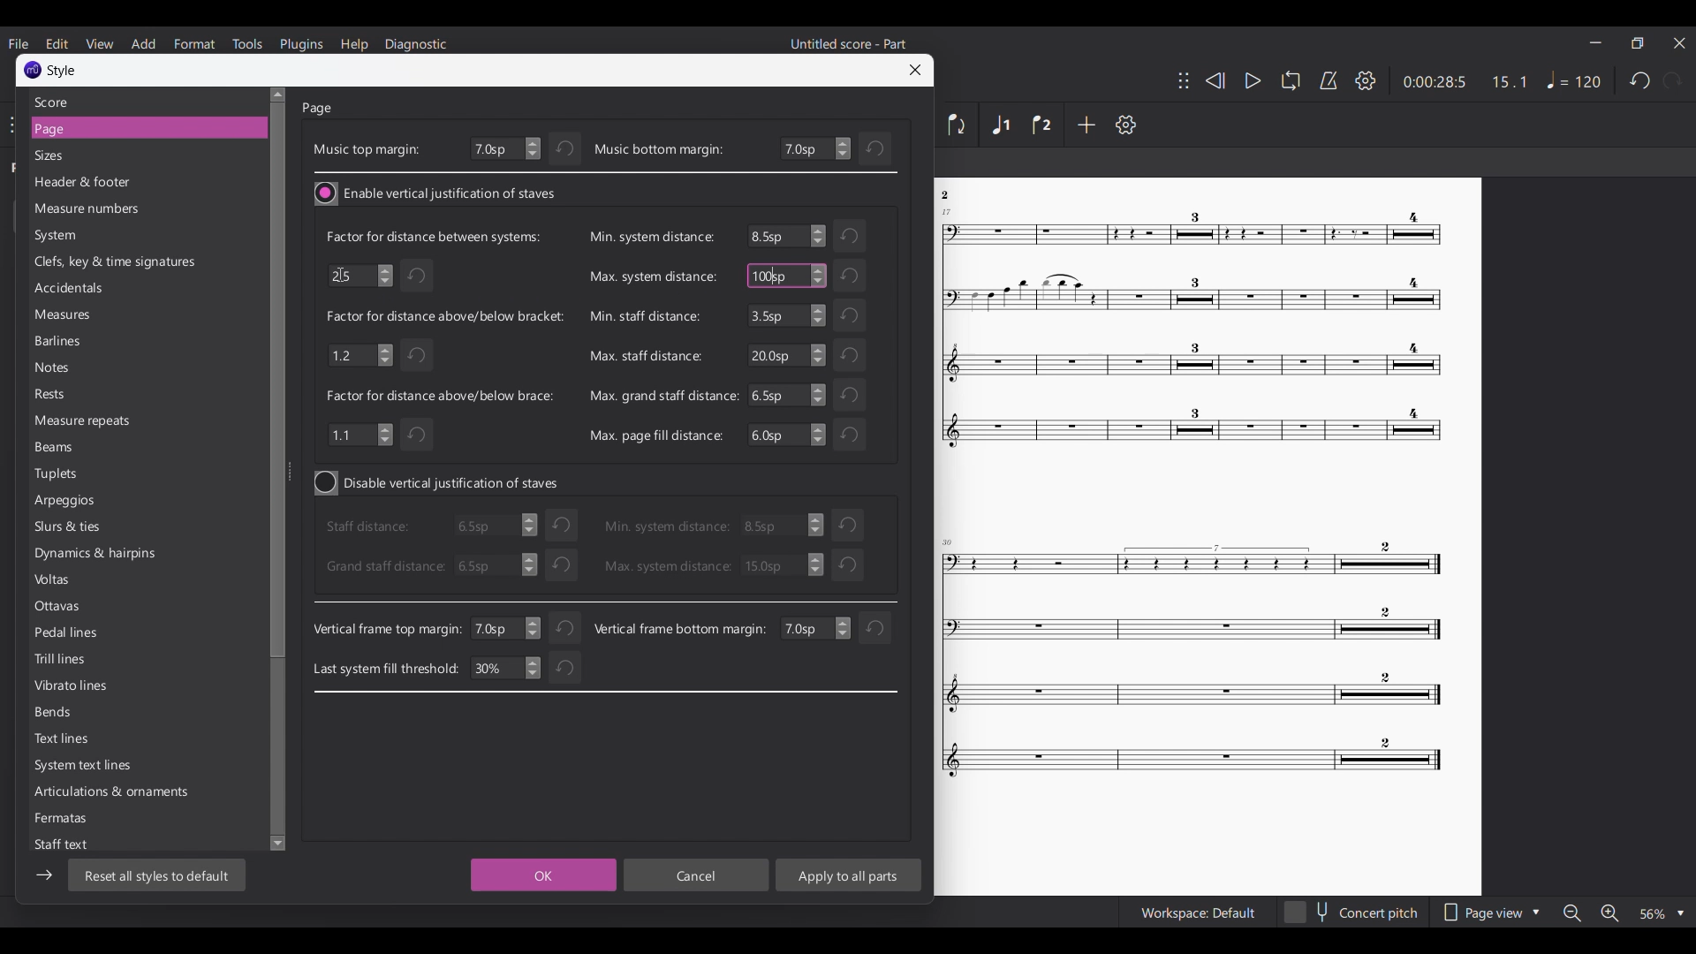 The height and width of the screenshot is (954, 1696). What do you see at coordinates (99, 43) in the screenshot?
I see `View menu` at bounding box center [99, 43].